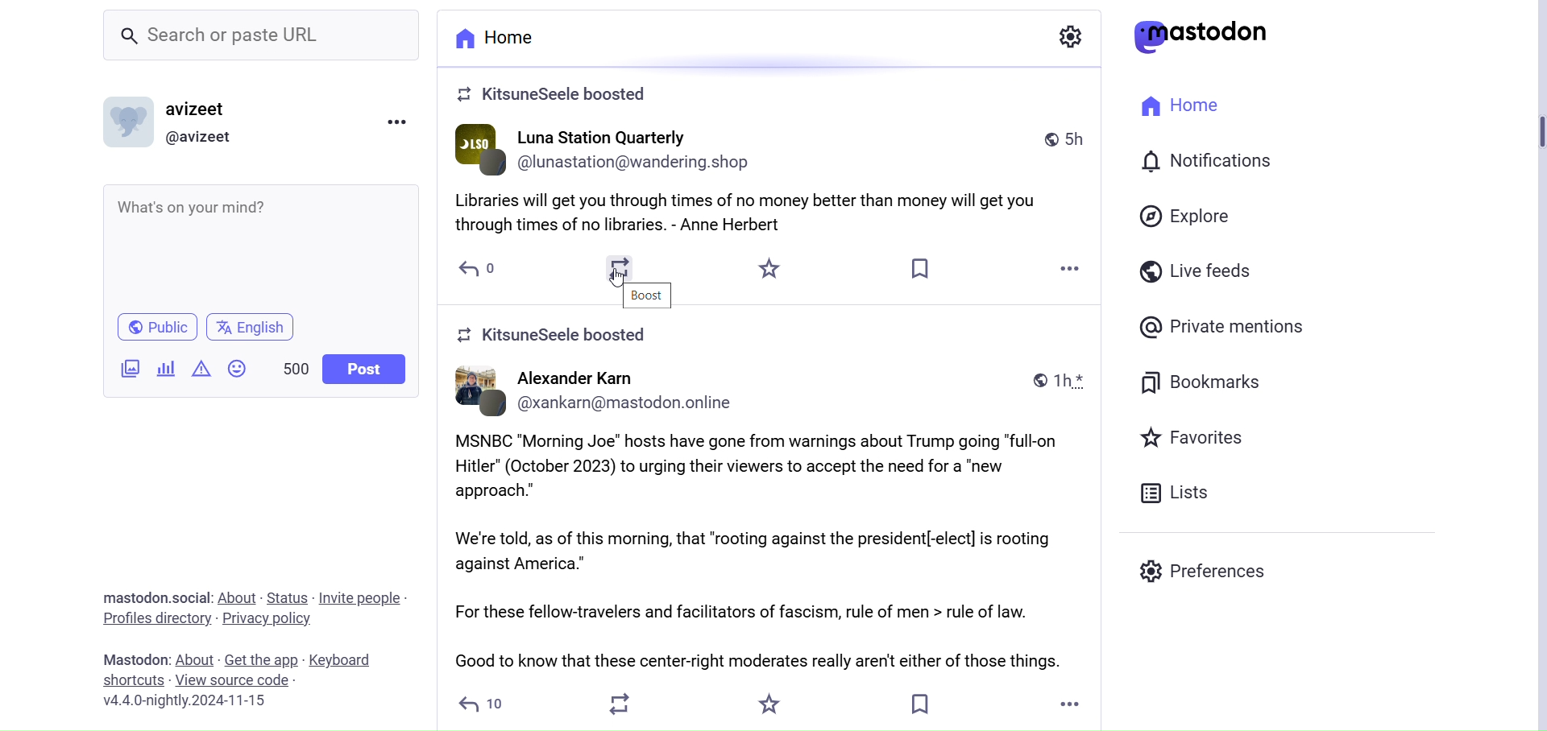 Image resolution: width=1547 pixels, height=731 pixels. What do you see at coordinates (625, 268) in the screenshot?
I see `Boost` at bounding box center [625, 268].